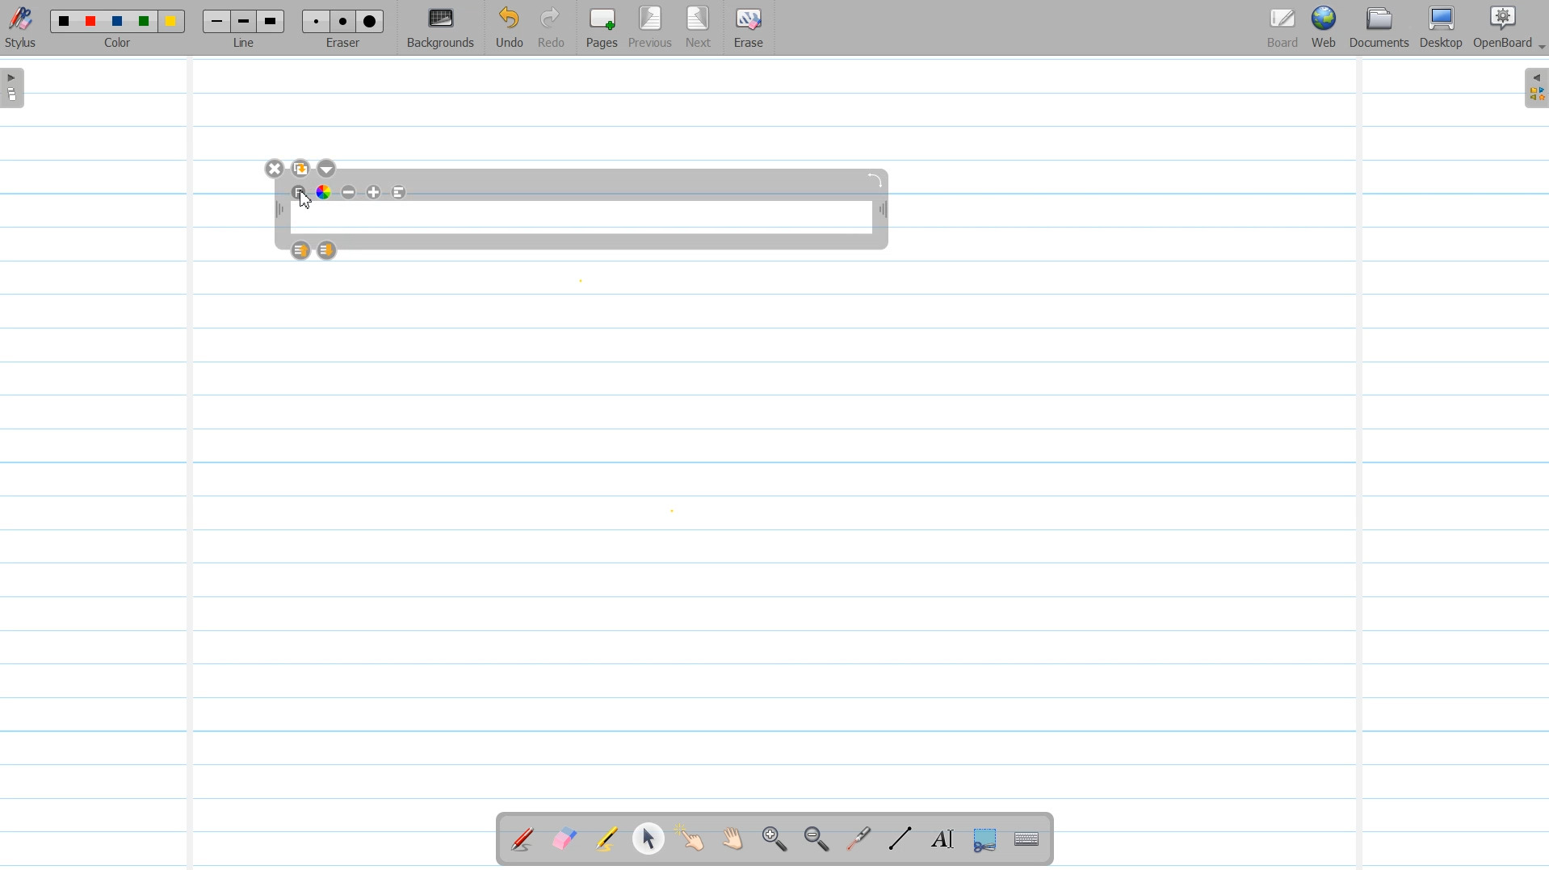  I want to click on Line, so click(246, 27).